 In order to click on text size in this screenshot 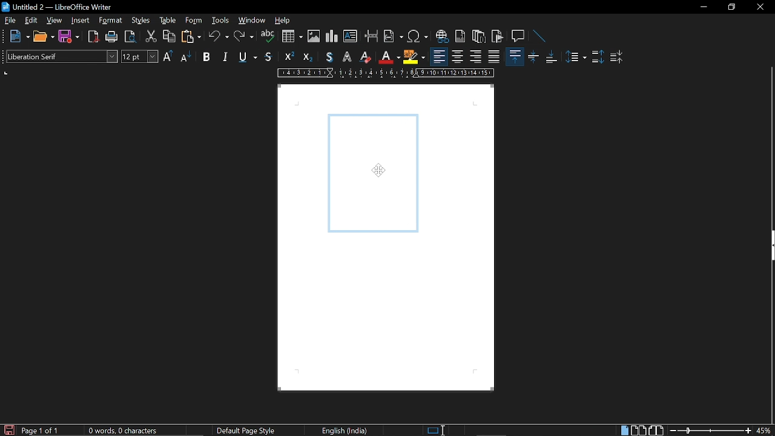, I will do `click(139, 57)`.